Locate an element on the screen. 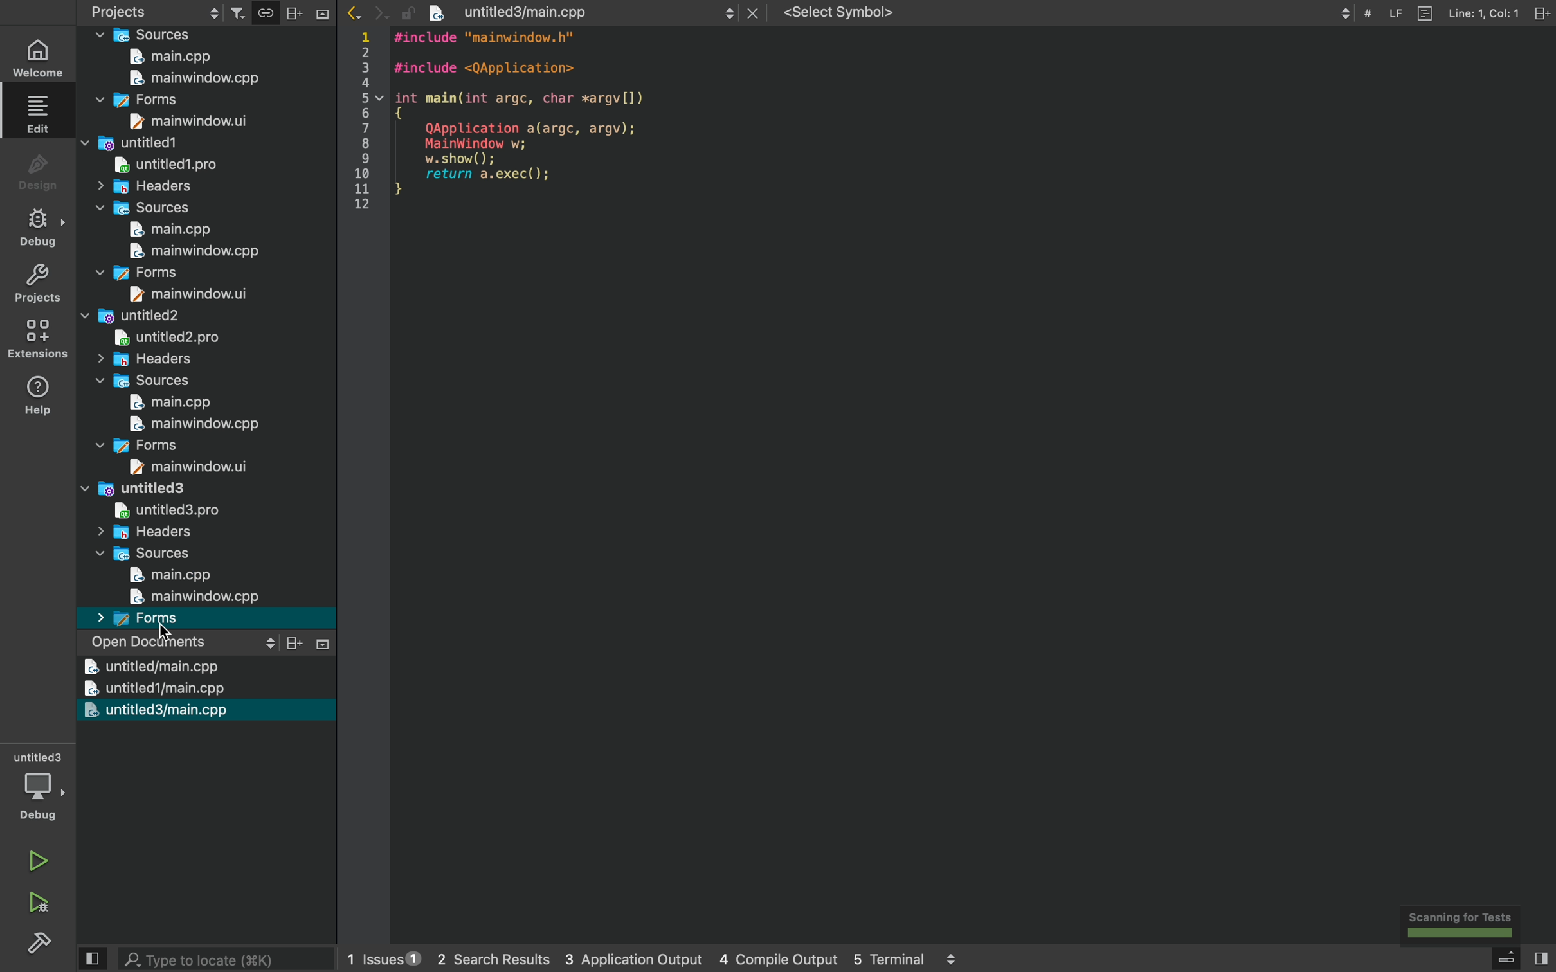  4 console output is located at coordinates (764, 960).